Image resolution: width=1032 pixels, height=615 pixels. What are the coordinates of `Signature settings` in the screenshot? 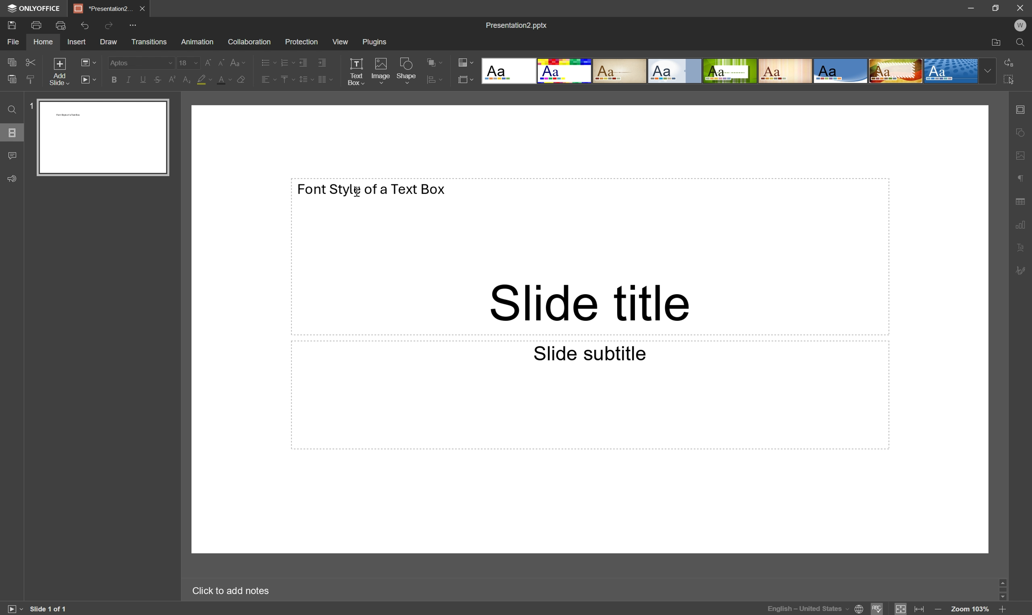 It's located at (1024, 271).